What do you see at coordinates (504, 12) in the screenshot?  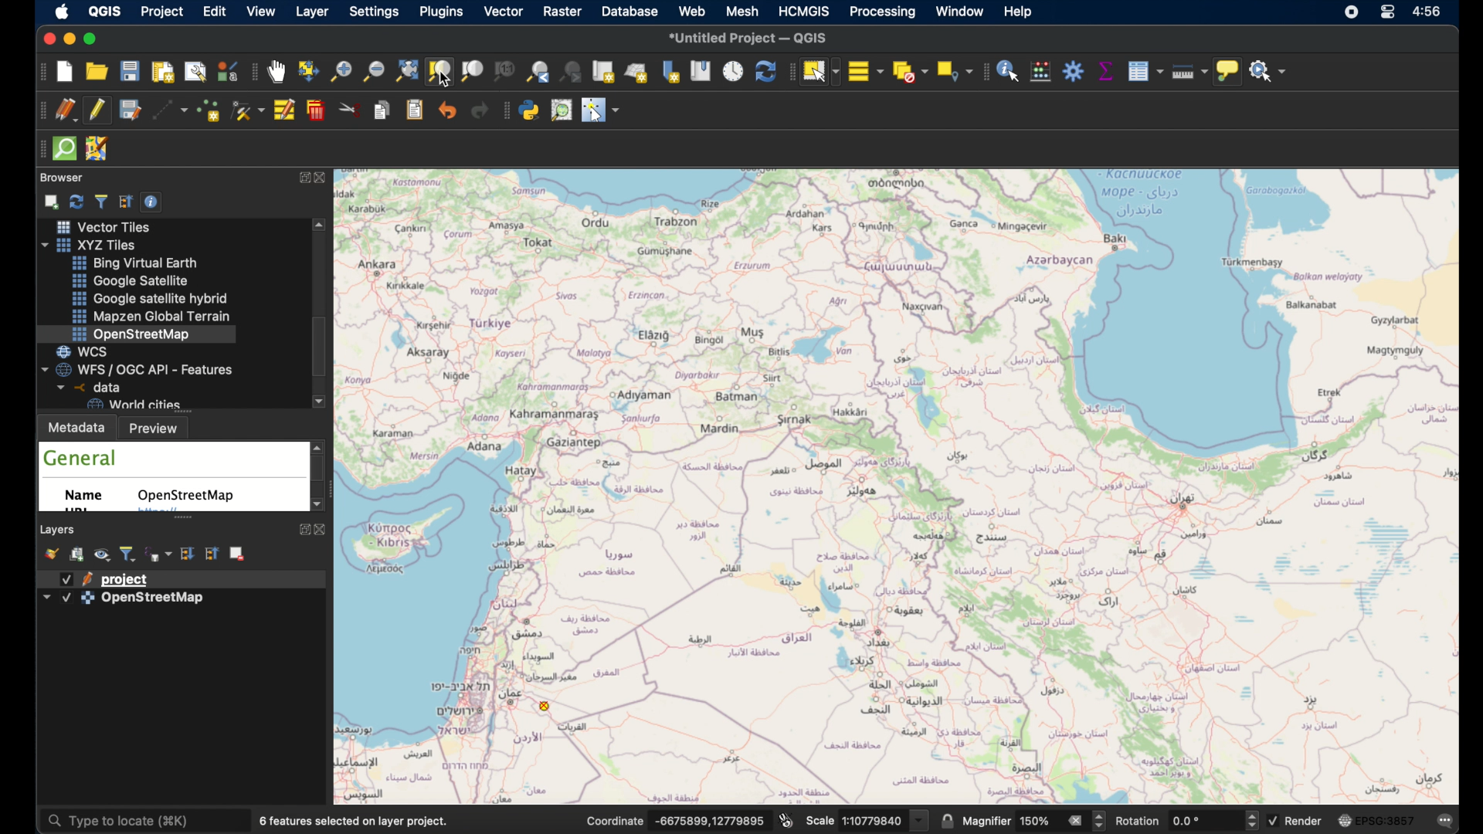 I see `vector` at bounding box center [504, 12].